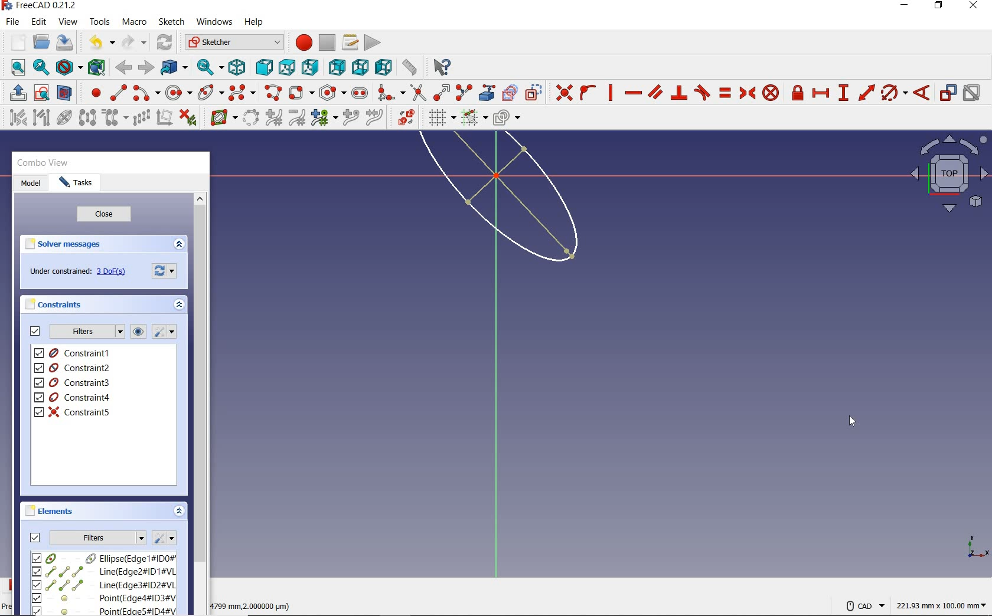 Image resolution: width=992 pixels, height=616 pixels. Describe the element at coordinates (15, 93) in the screenshot. I see `leave sketch` at that location.